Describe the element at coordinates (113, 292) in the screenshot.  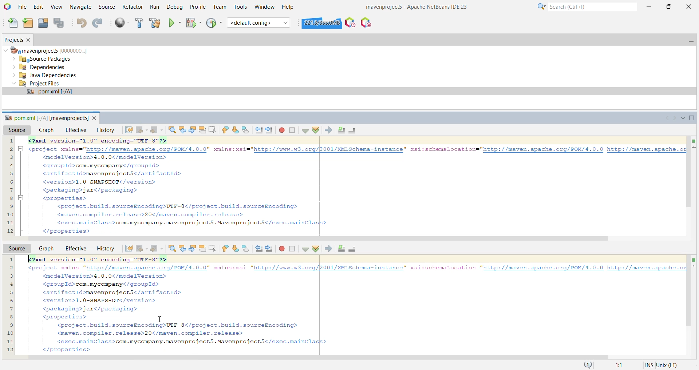
I see `<artifactId>mavenprojectS</artifactIid>` at that location.